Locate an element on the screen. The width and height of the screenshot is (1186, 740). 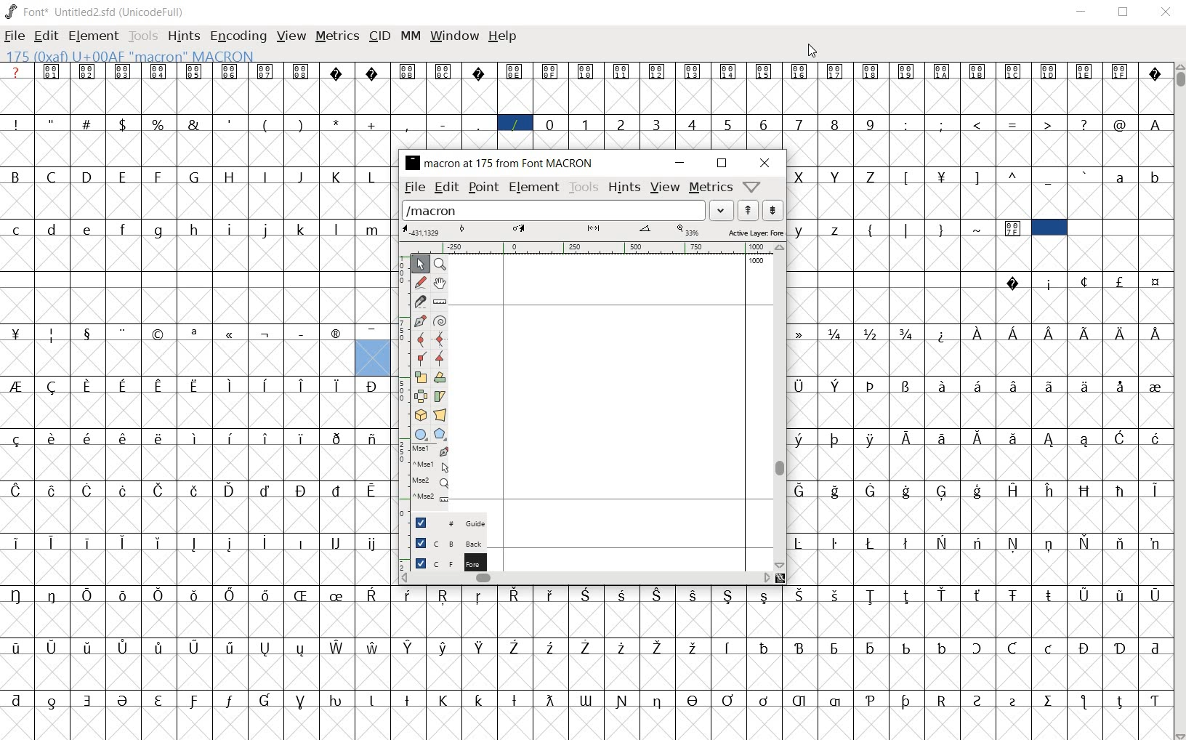
empty spaces is located at coordinates (894, 280).